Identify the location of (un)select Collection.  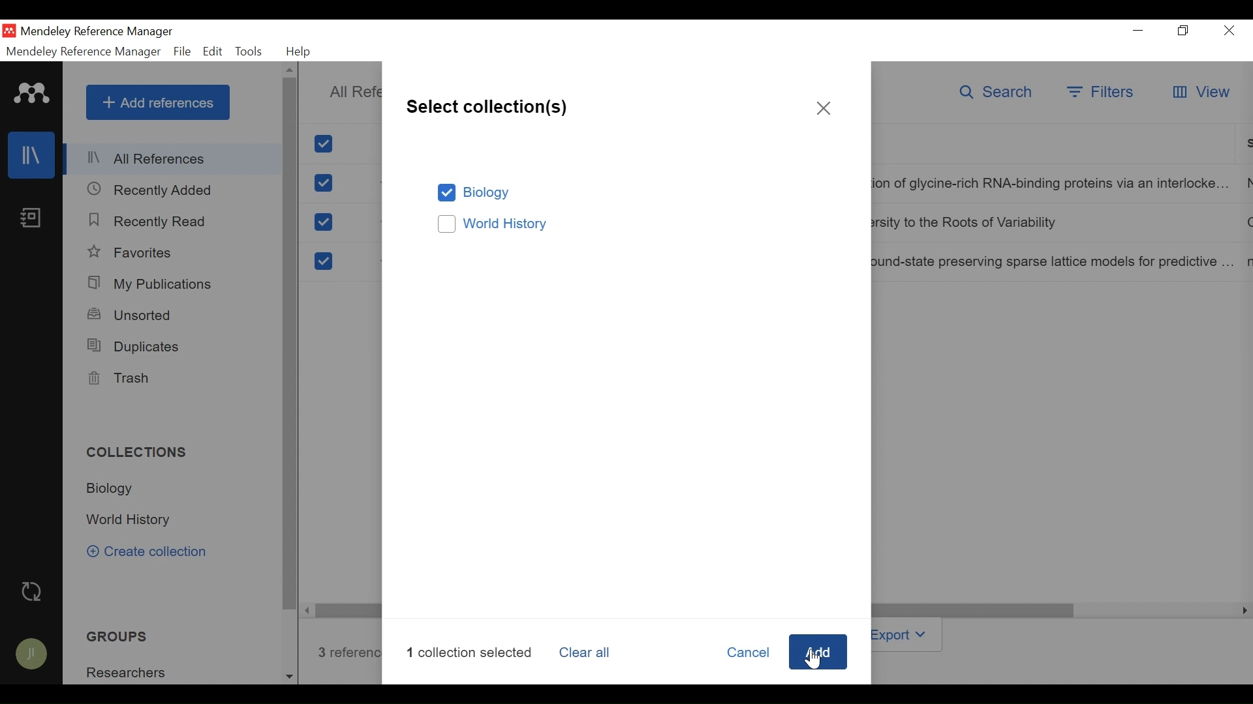
(629, 193).